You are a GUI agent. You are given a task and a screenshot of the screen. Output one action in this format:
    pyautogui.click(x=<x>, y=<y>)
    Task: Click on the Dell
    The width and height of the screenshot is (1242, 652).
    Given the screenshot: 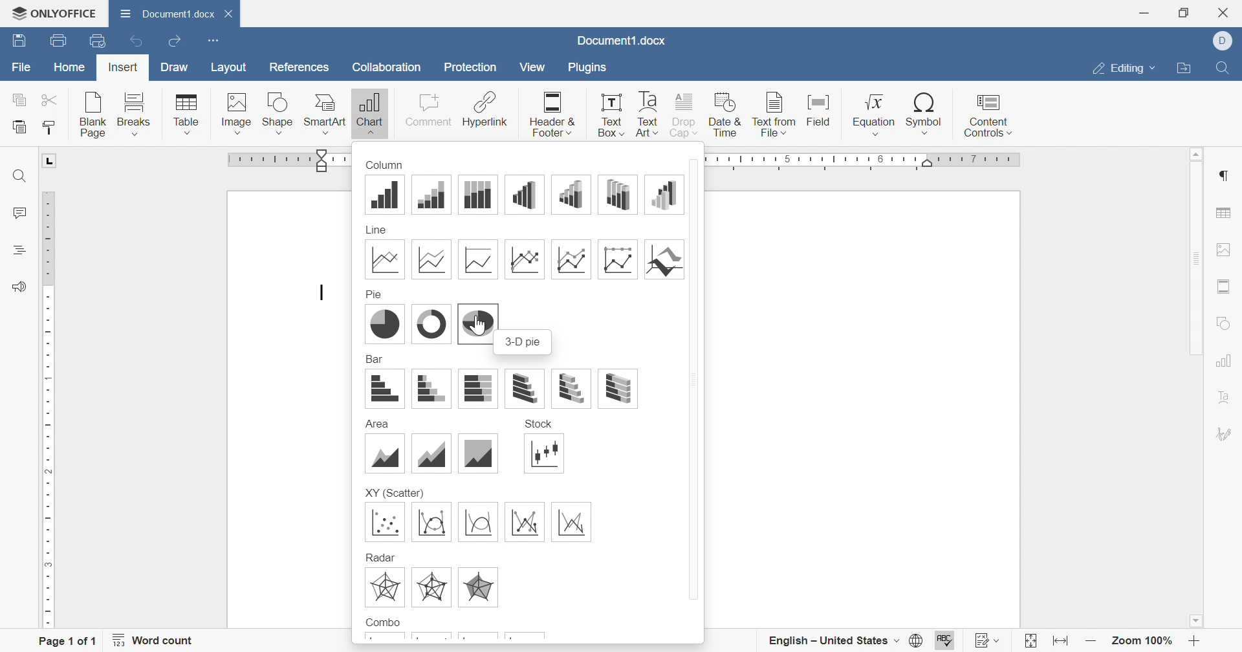 What is the action you would take?
    pyautogui.click(x=1222, y=39)
    